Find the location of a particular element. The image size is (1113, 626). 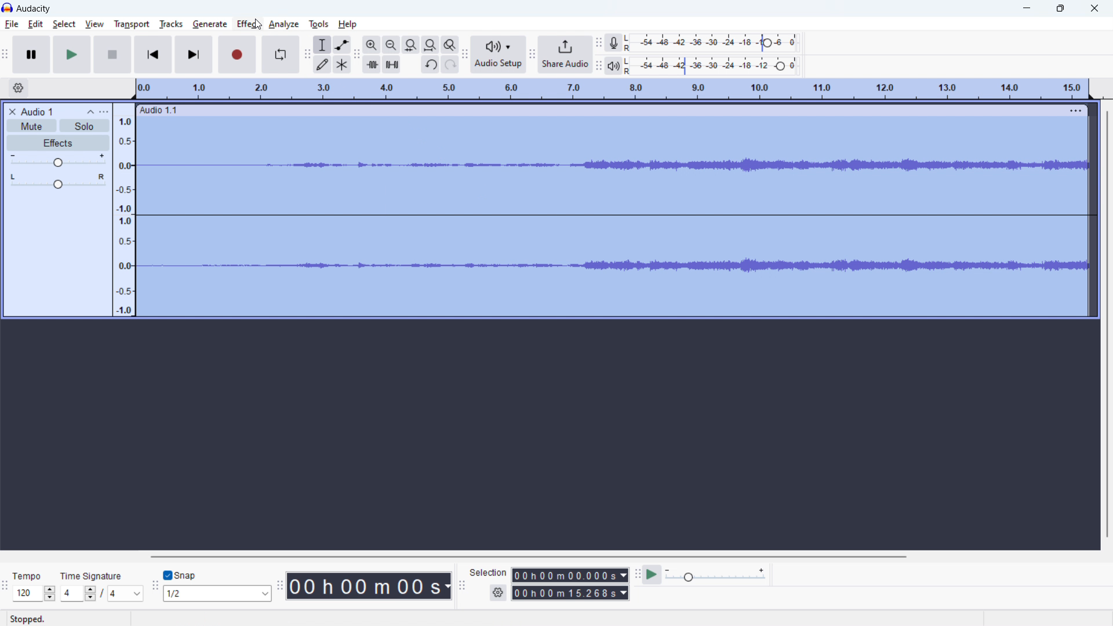

audio track selected is located at coordinates (615, 218).